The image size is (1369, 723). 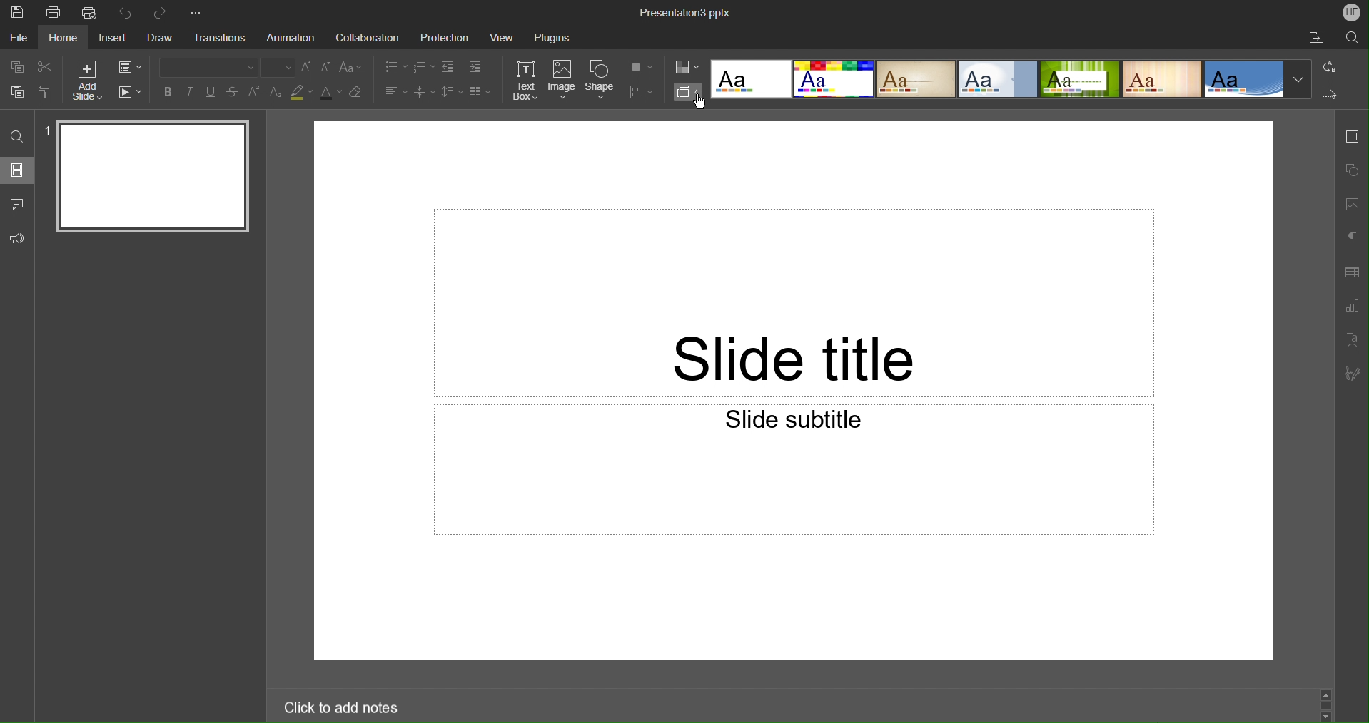 I want to click on Shape, so click(x=602, y=80).